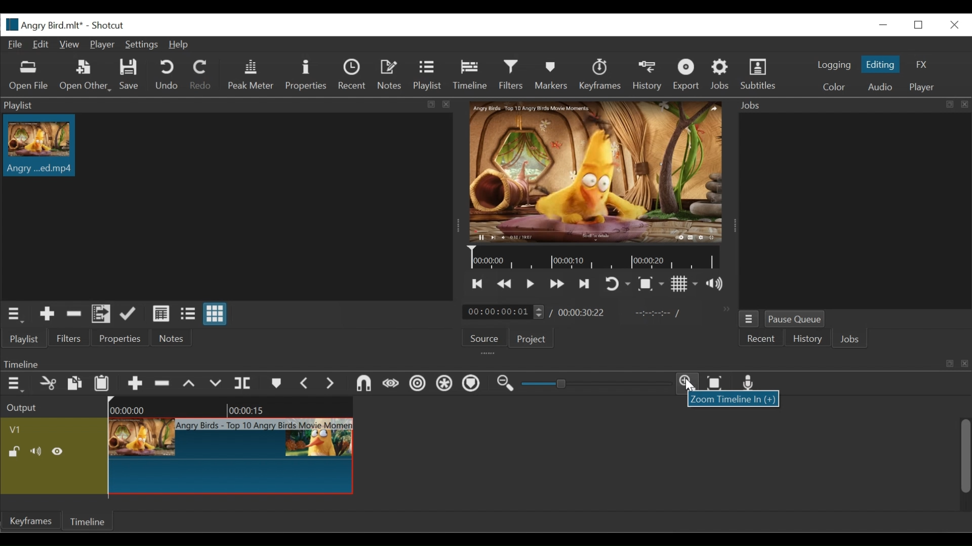 This screenshot has width=972, height=546. Describe the element at coordinates (599, 75) in the screenshot. I see `keyframes` at that location.